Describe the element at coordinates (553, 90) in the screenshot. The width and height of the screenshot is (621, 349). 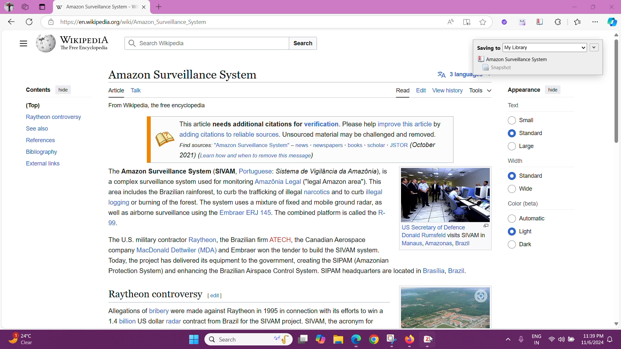
I see `hide` at that location.